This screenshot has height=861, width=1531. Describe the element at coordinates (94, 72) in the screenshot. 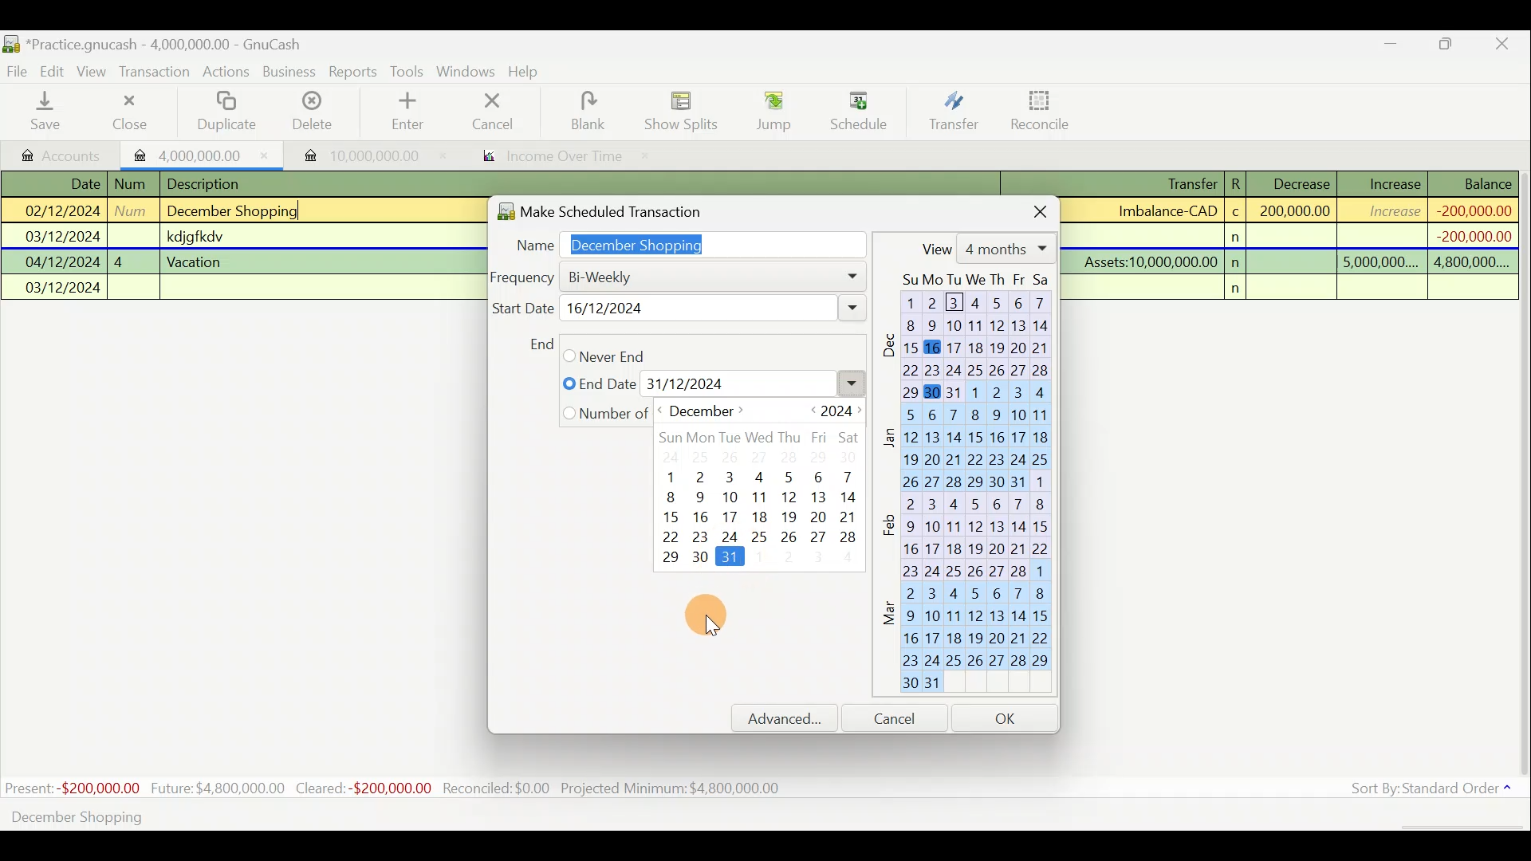

I see `View` at that location.